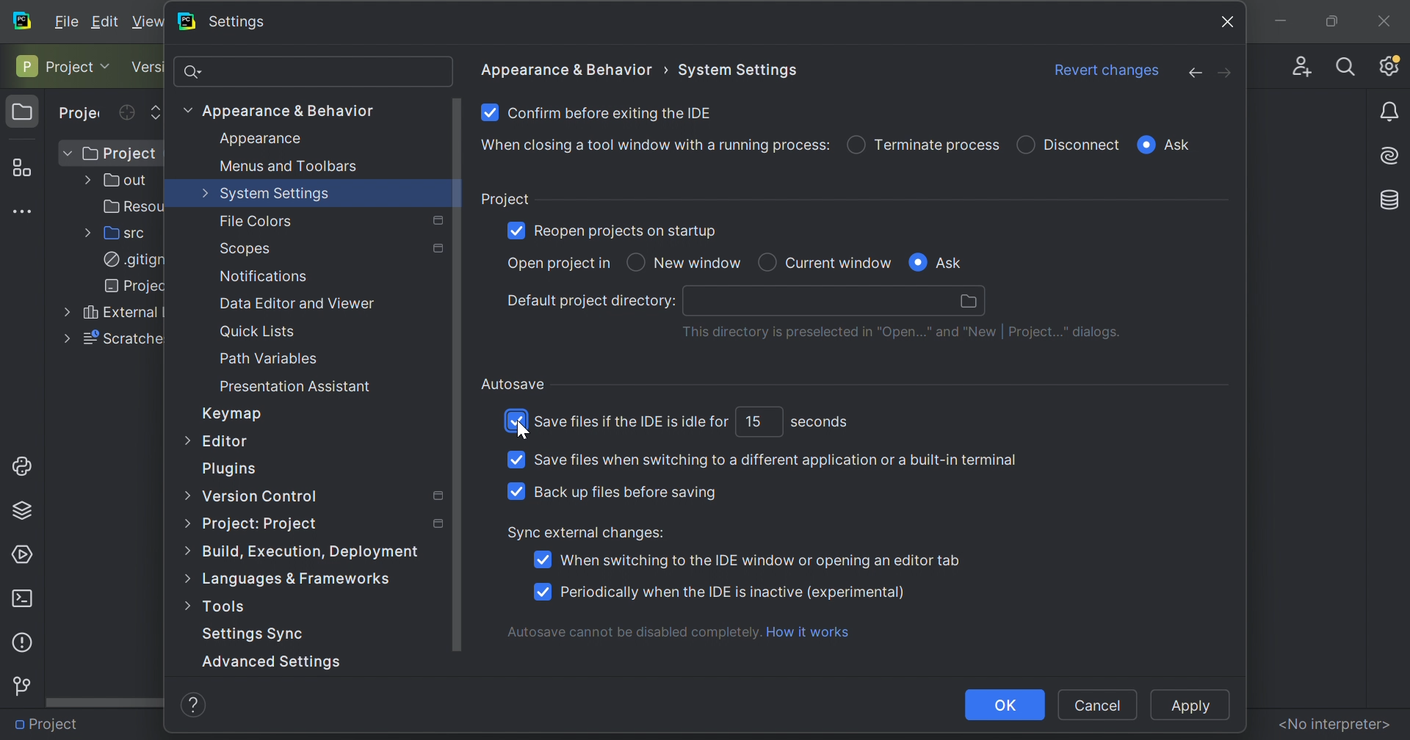  I want to click on Menus and Toolbars, so click(289, 168).